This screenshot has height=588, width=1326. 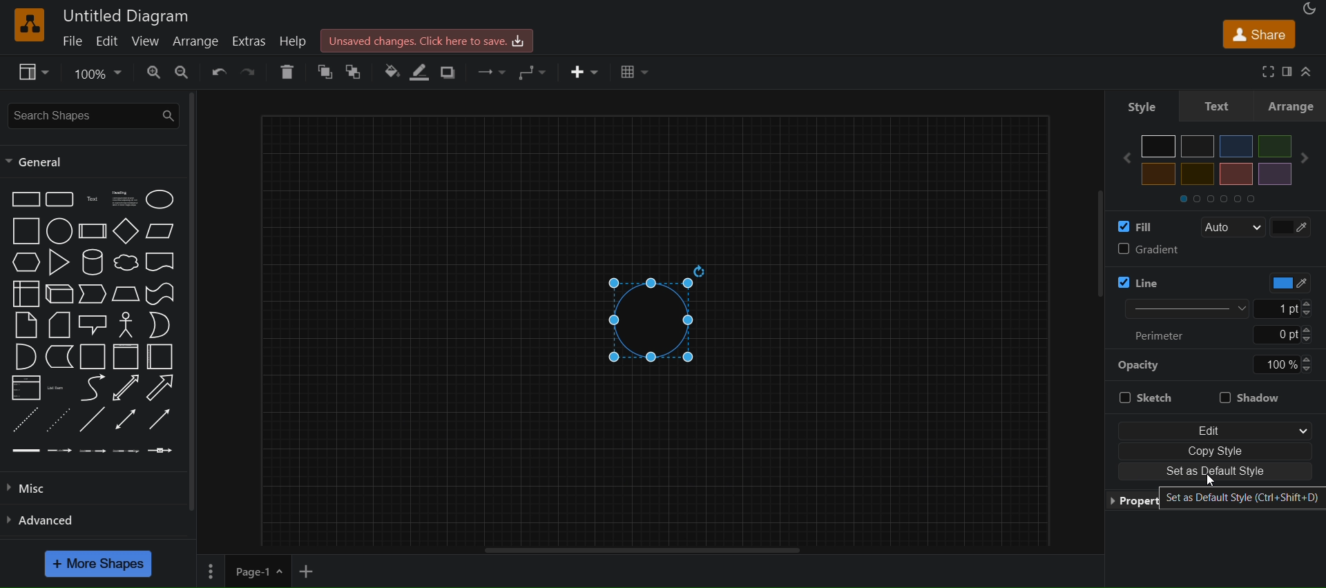 What do you see at coordinates (128, 419) in the screenshot?
I see `bidirectional connector` at bounding box center [128, 419].